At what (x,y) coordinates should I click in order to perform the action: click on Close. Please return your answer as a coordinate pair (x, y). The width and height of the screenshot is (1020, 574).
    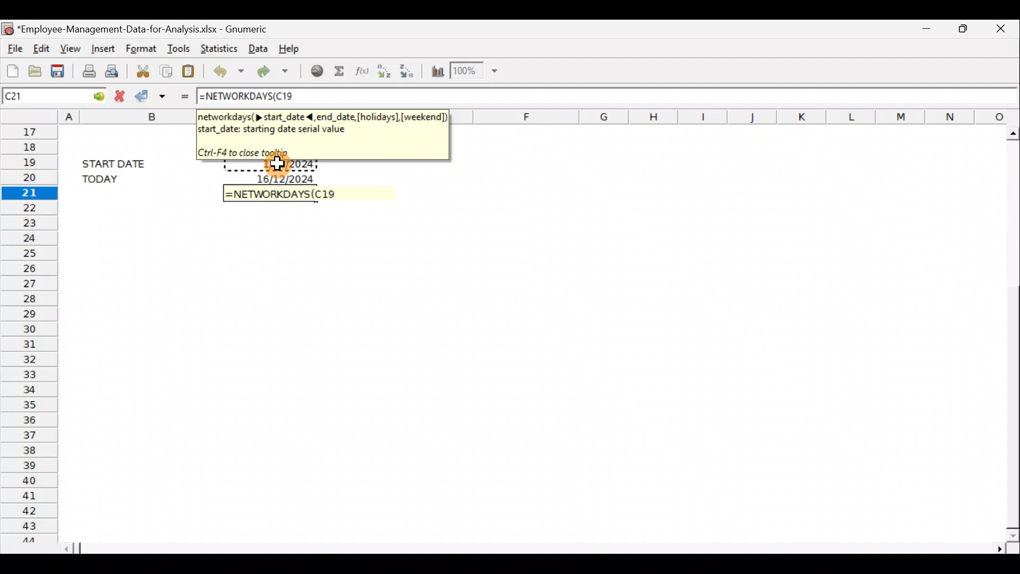
    Looking at the image, I should click on (998, 30).